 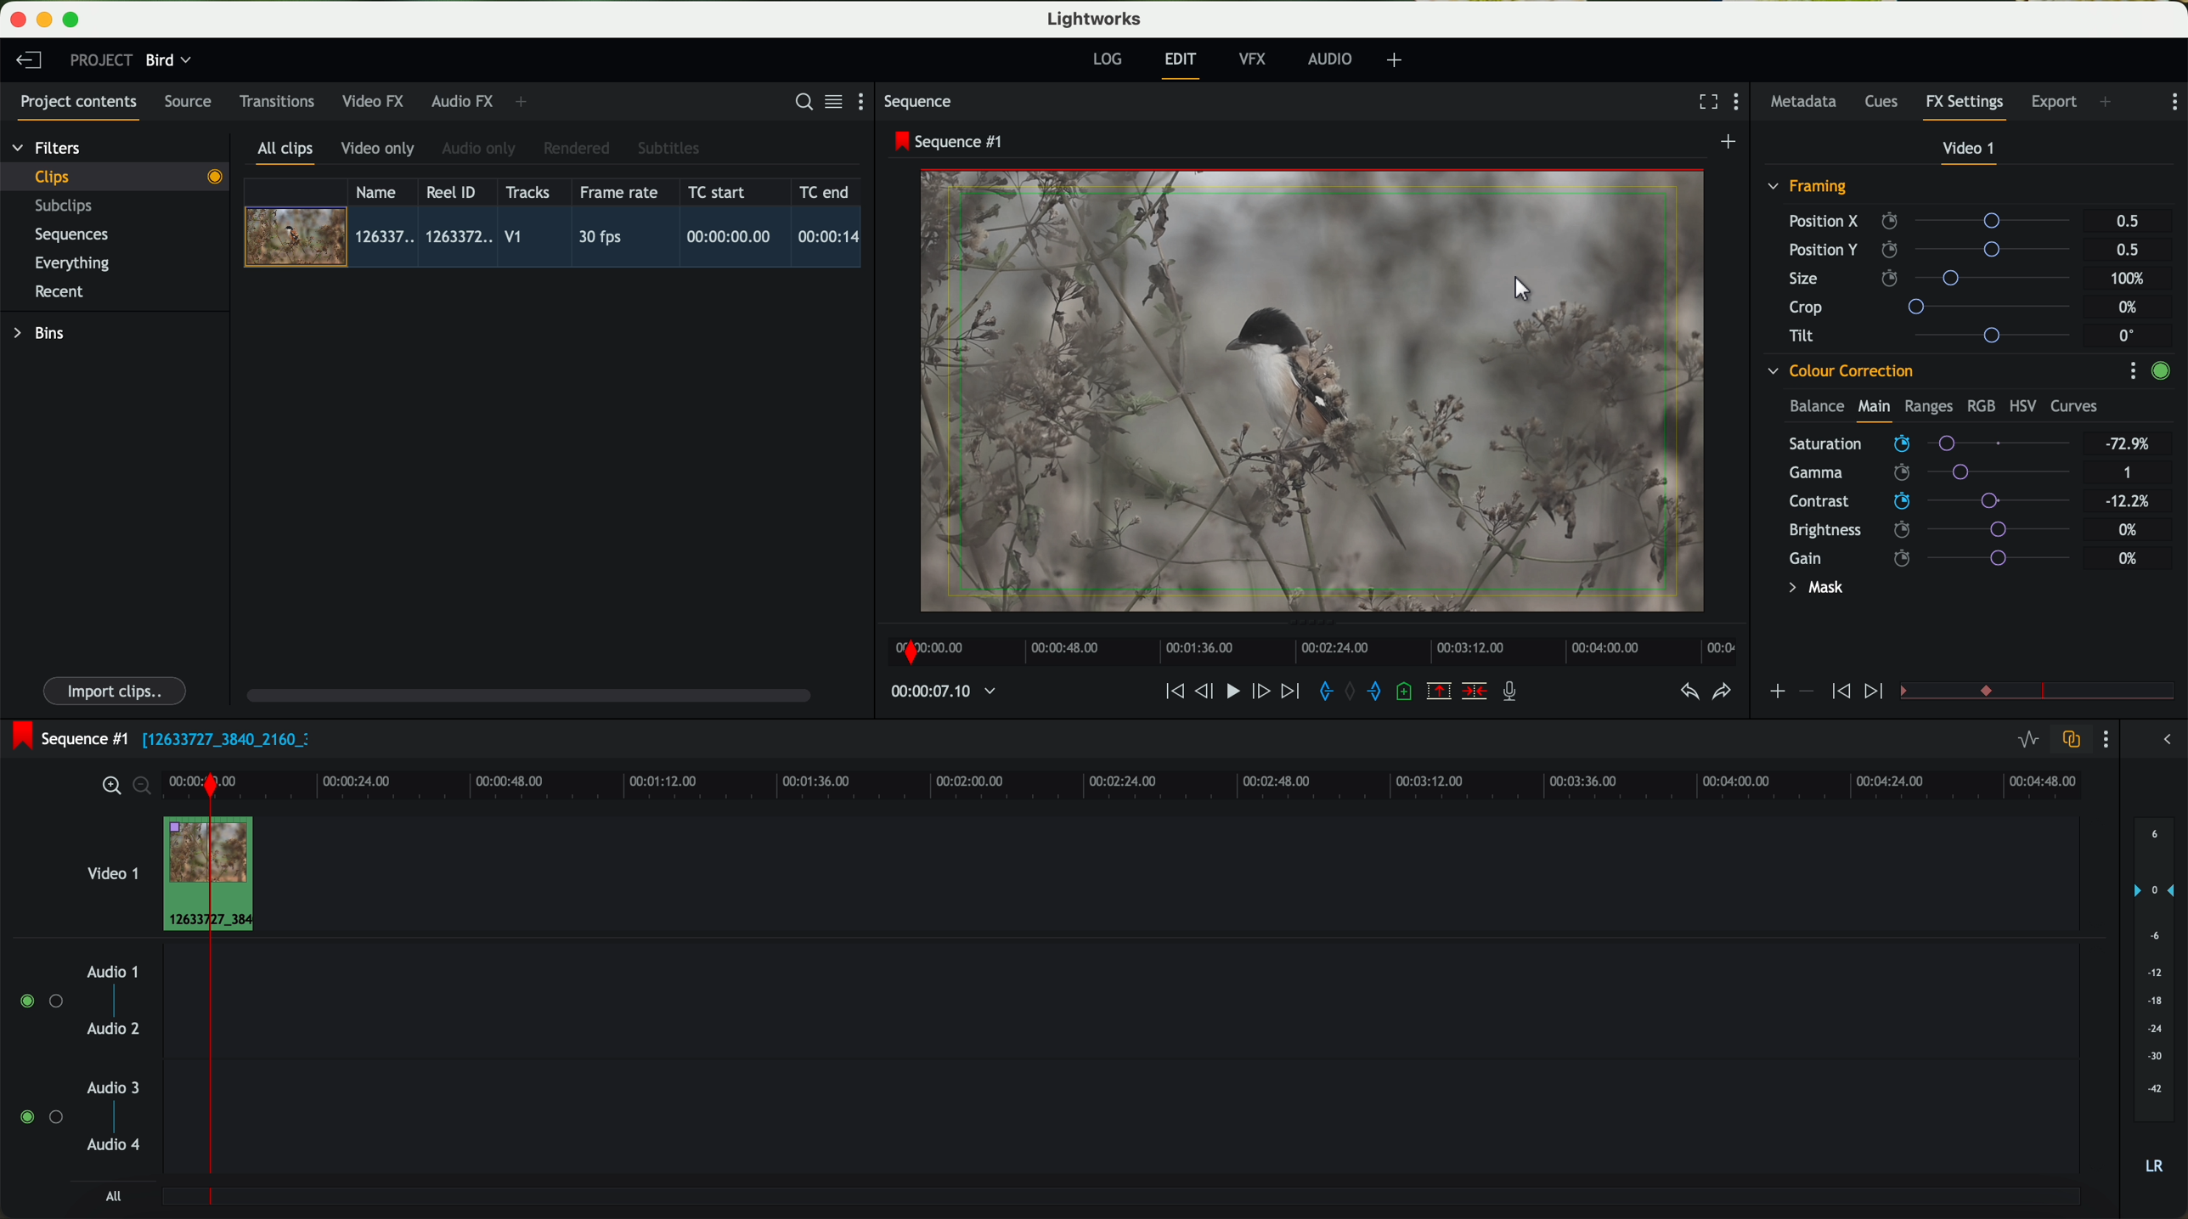 What do you see at coordinates (168, 61) in the screenshot?
I see `bird` at bounding box center [168, 61].